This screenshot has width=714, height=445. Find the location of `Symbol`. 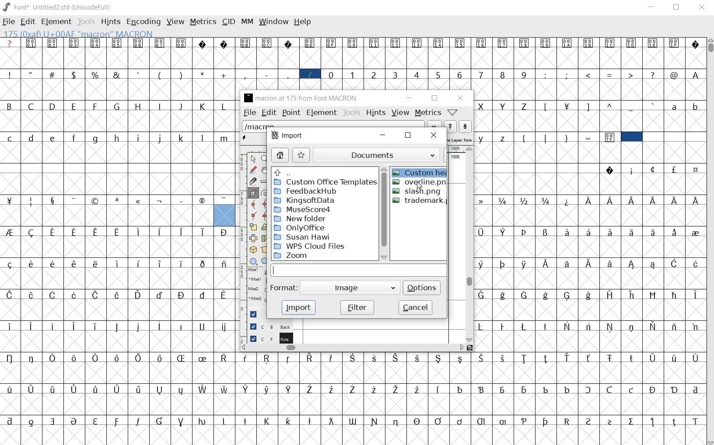

Symbol is located at coordinates (140, 295).